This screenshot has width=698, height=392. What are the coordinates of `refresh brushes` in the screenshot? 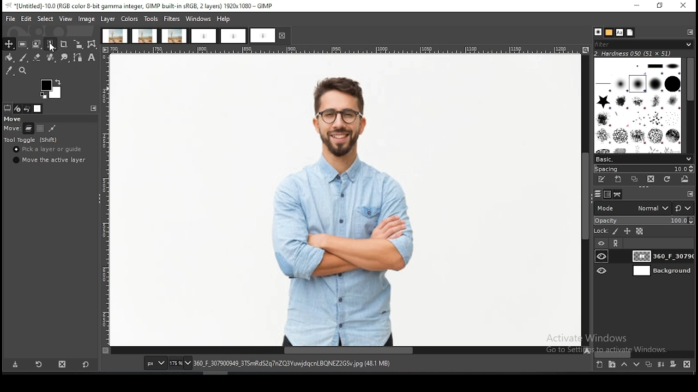 It's located at (666, 180).